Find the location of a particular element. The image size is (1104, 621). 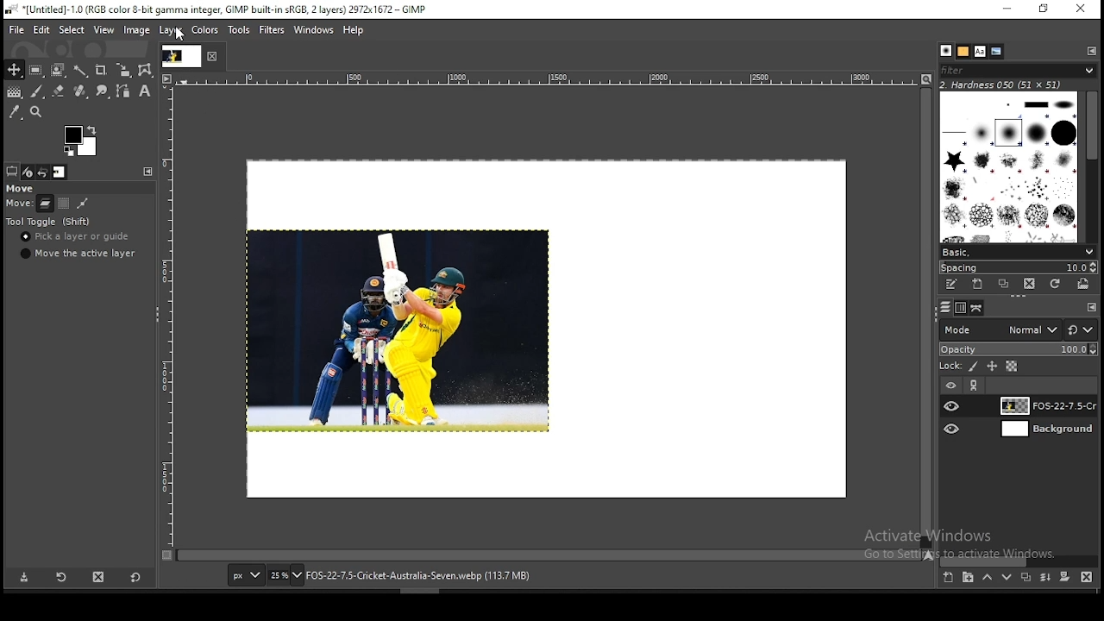

open brush as image is located at coordinates (1085, 284).